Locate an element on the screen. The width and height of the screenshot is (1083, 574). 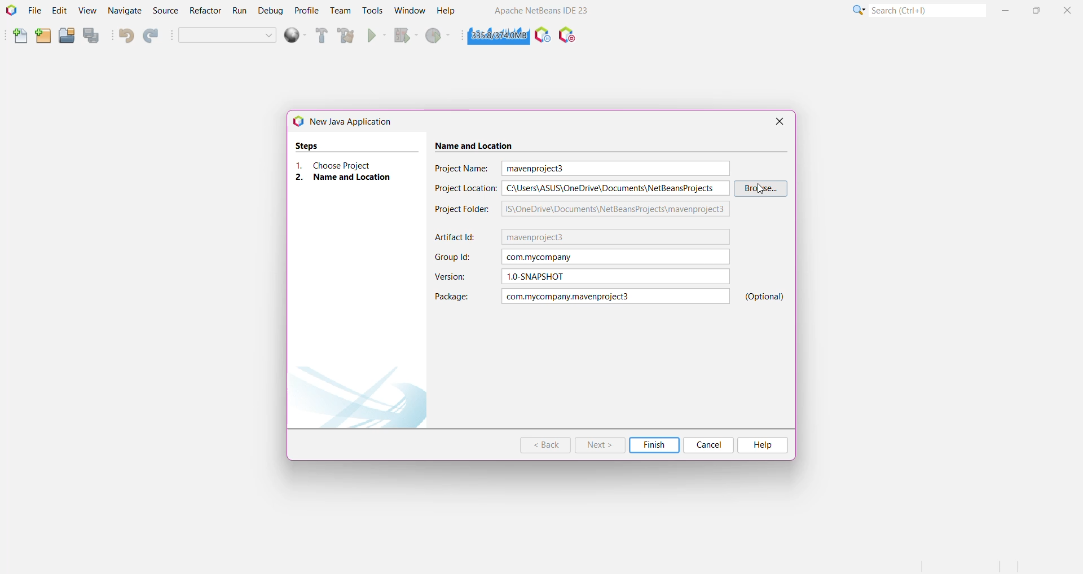
Open Project is located at coordinates (66, 37).